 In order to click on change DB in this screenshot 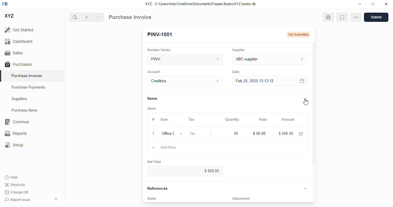, I will do `click(16, 192)`.